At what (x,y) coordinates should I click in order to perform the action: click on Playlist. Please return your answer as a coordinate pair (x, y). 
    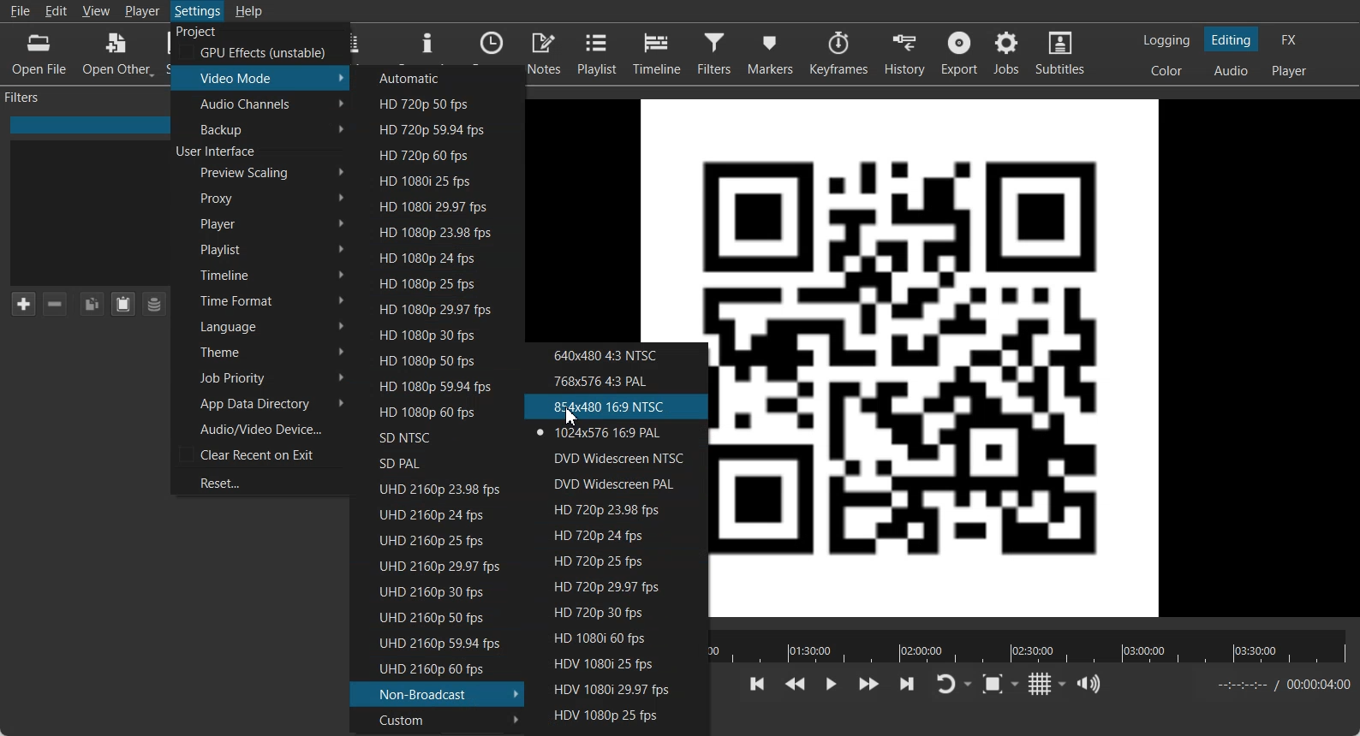
    Looking at the image, I should click on (598, 52).